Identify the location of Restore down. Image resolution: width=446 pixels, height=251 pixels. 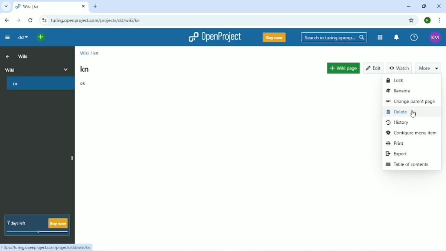
(423, 6).